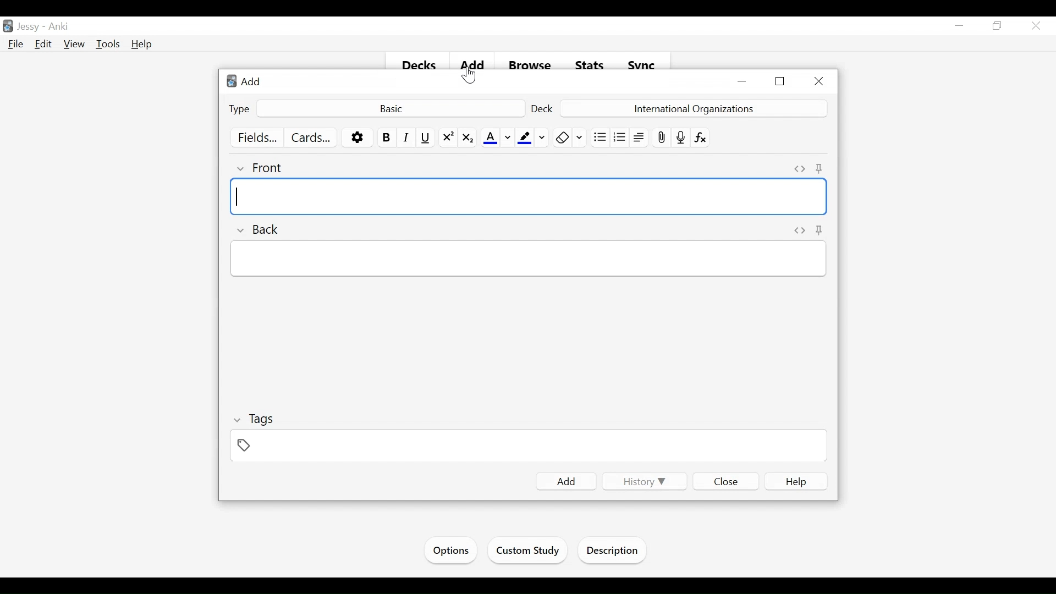 Image resolution: width=1056 pixels, height=594 pixels. Describe the element at coordinates (451, 551) in the screenshot. I see `Options` at that location.